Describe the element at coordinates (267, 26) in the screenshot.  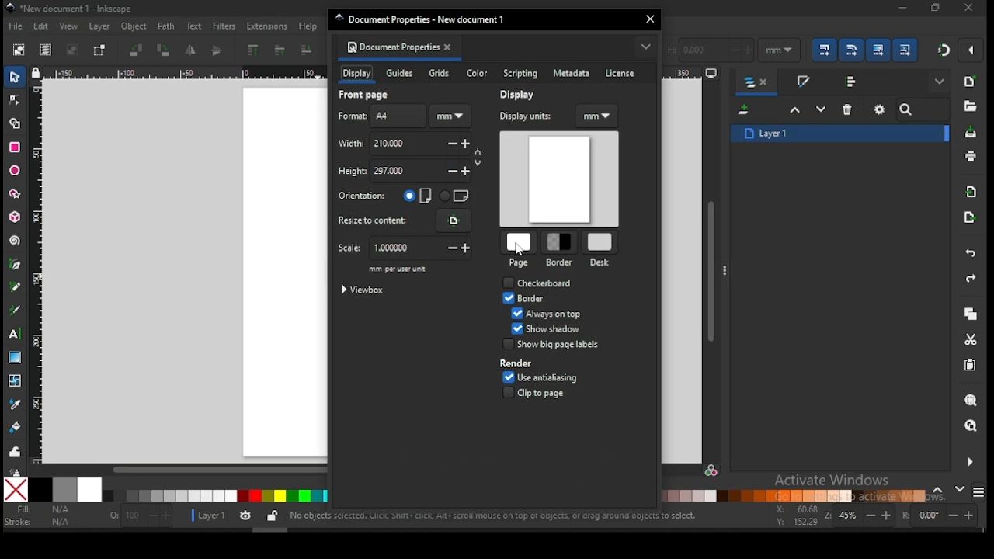
I see `extensions` at that location.